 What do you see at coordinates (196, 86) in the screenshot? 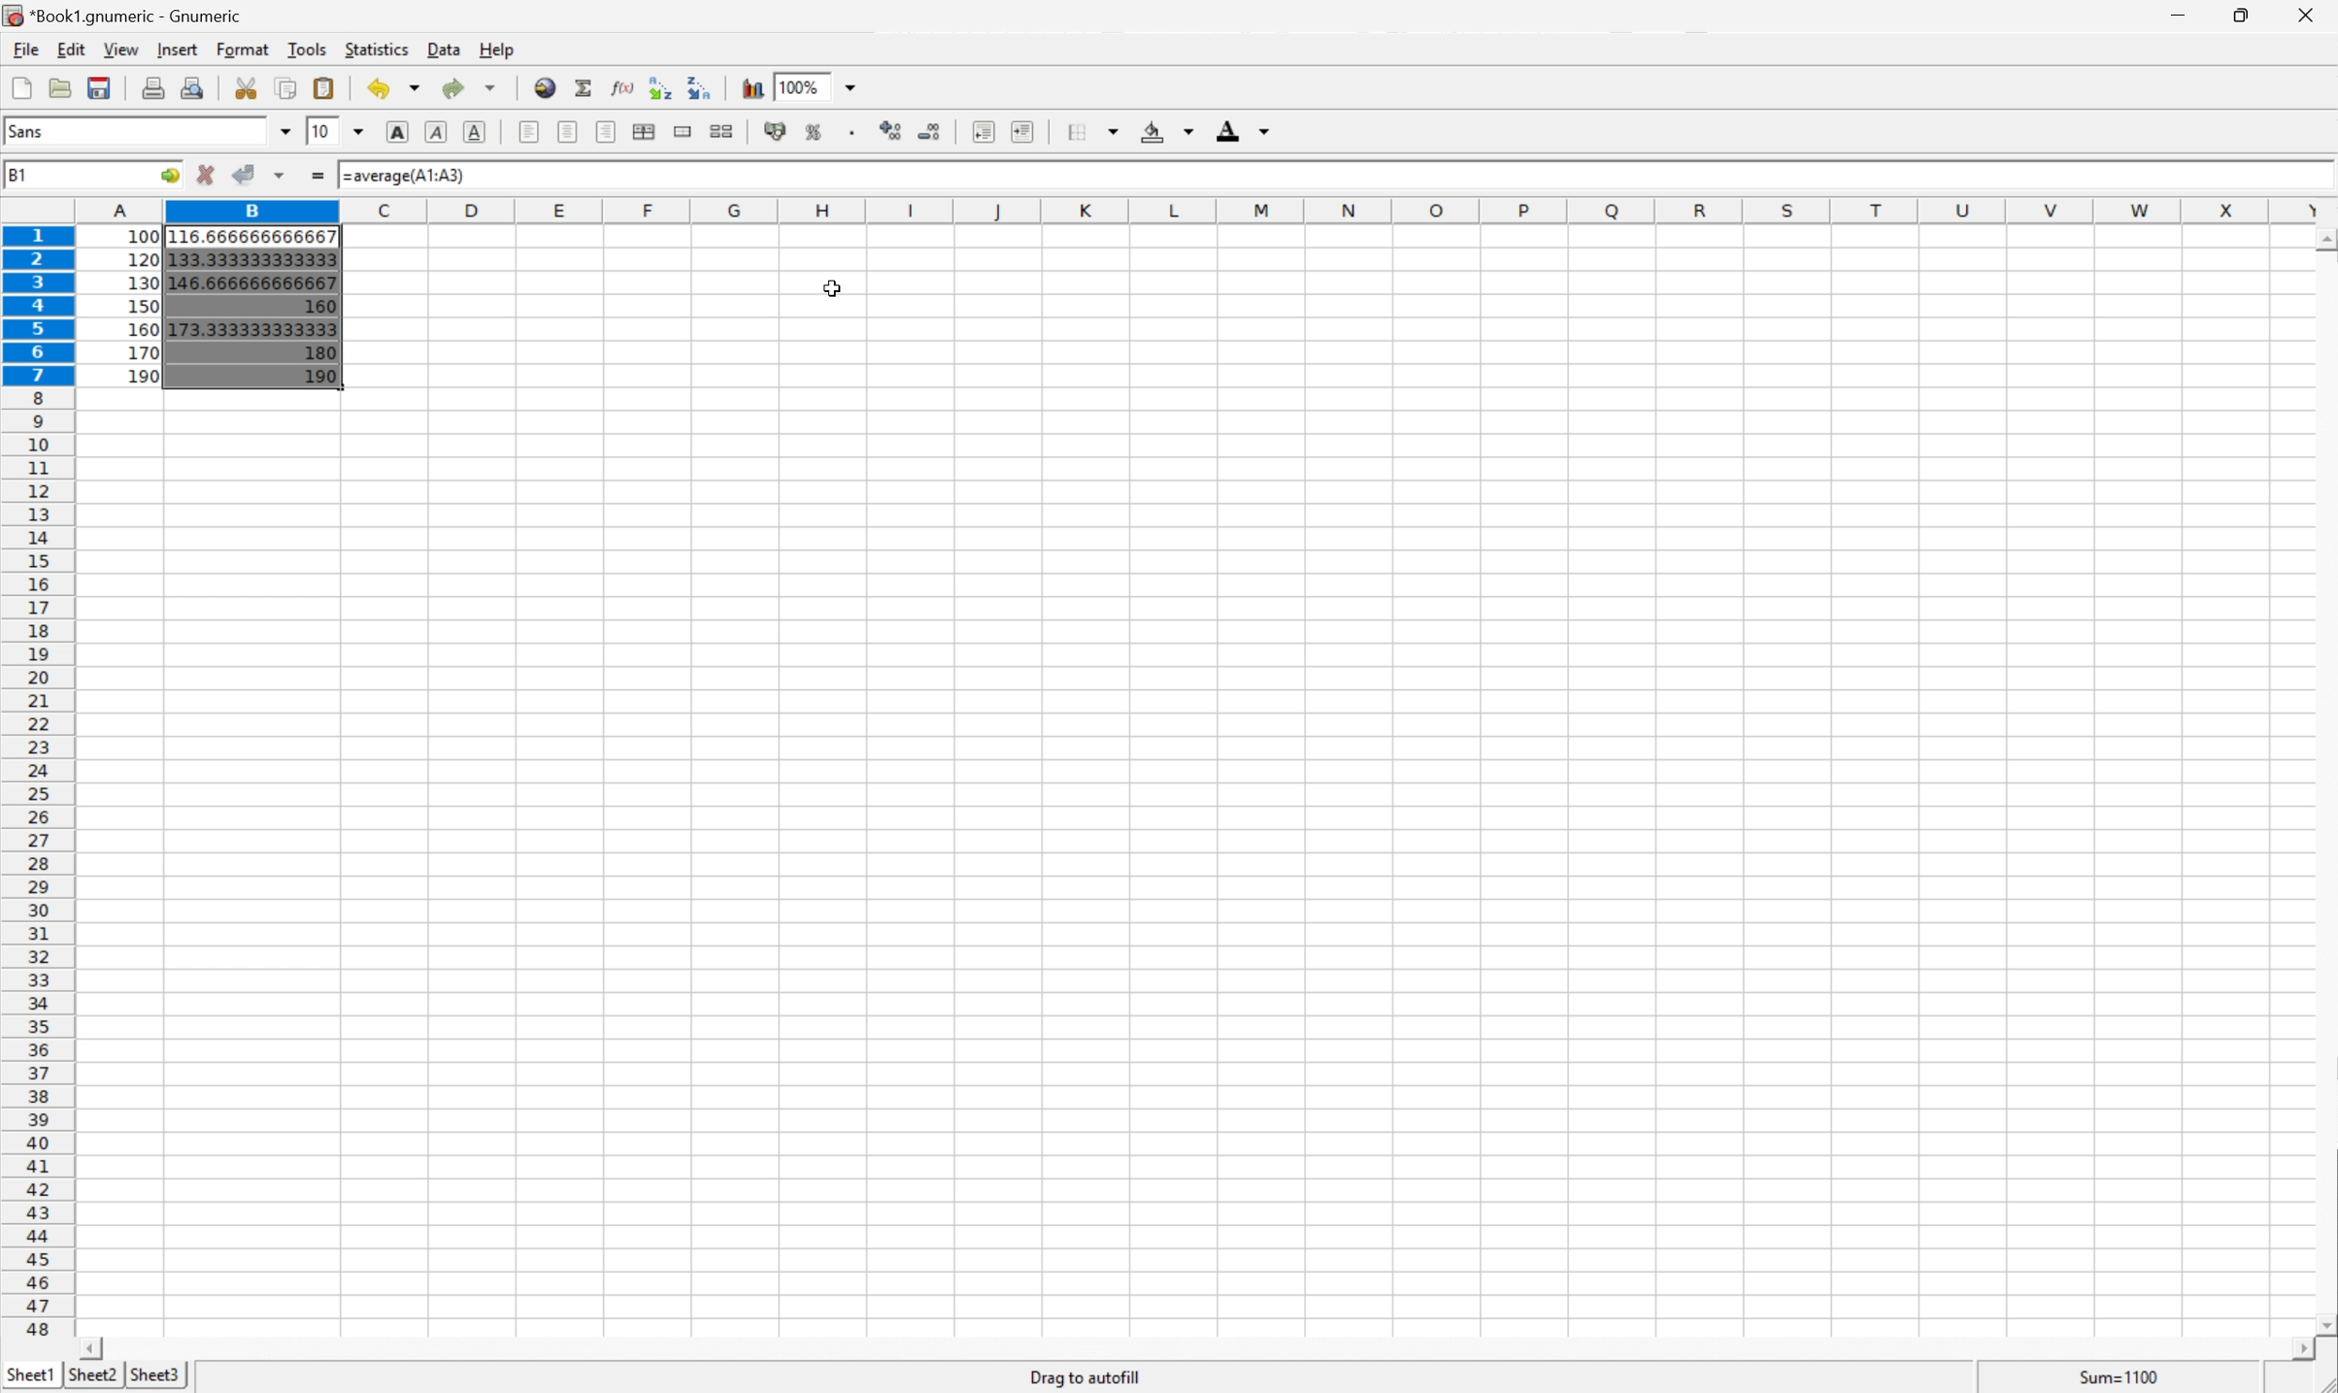
I see `Print Preview` at bounding box center [196, 86].